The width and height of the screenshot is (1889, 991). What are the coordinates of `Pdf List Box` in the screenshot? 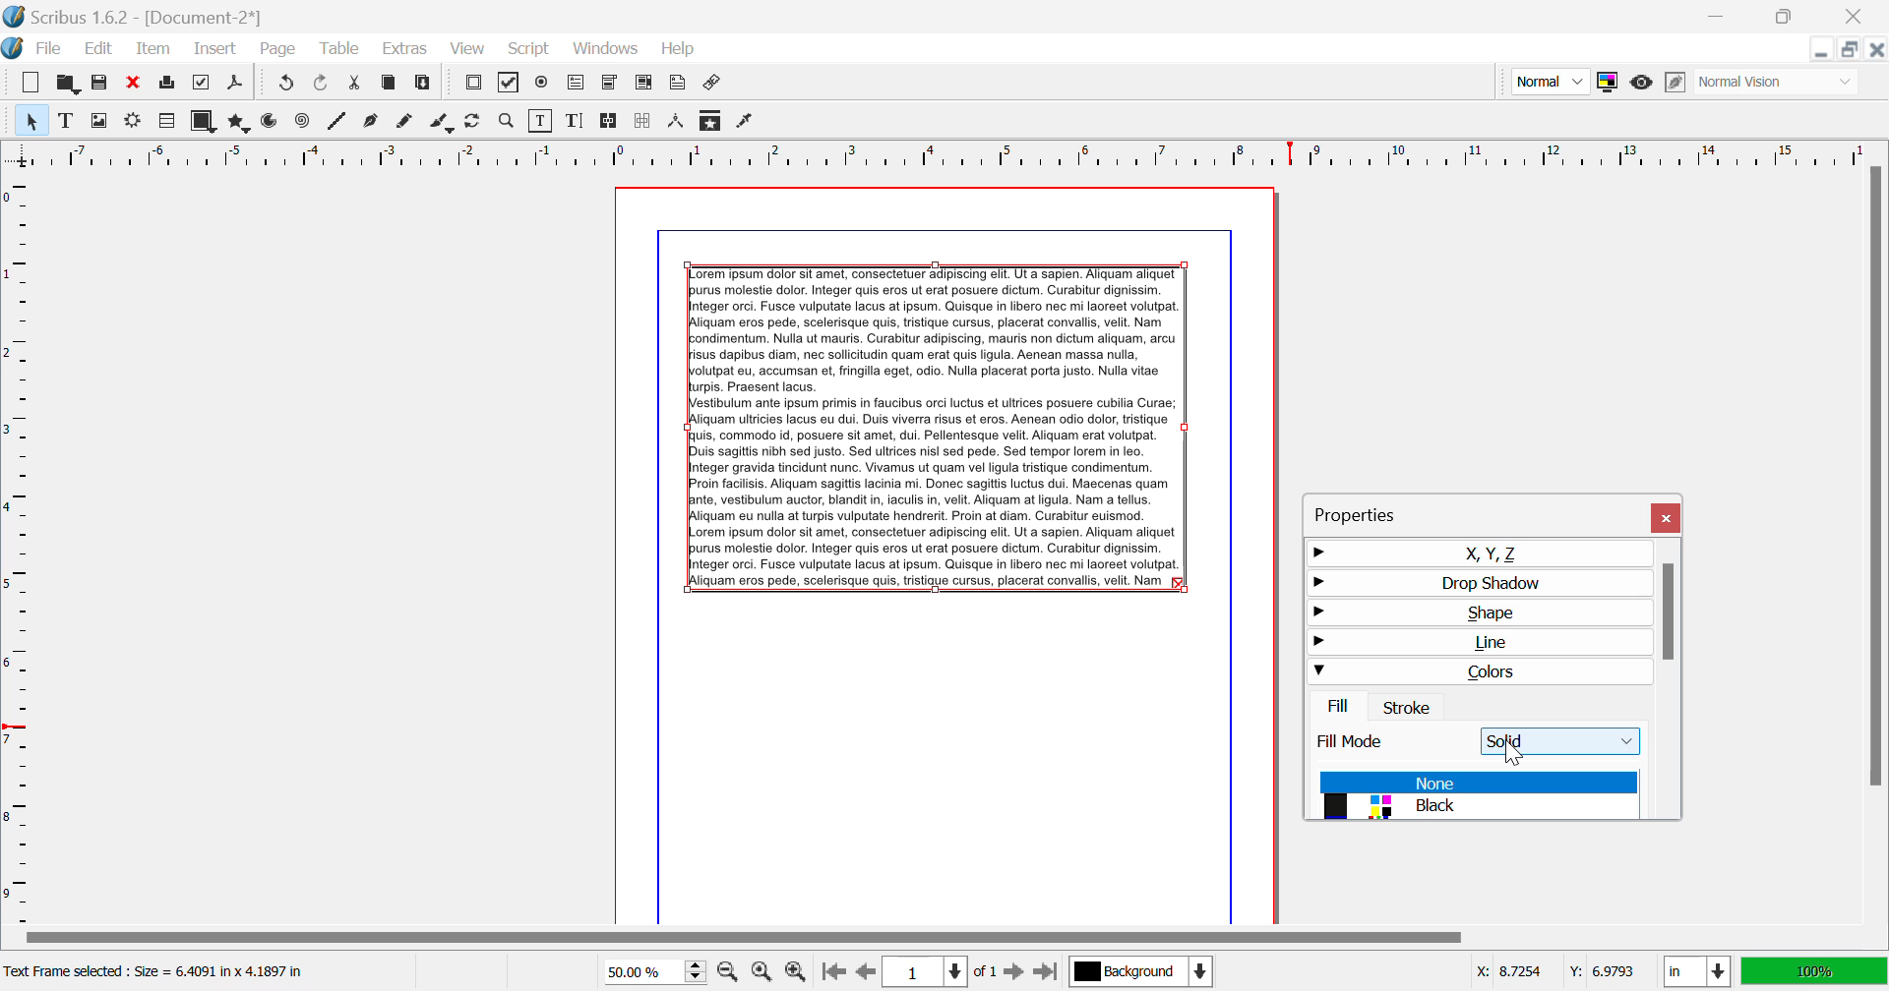 It's located at (643, 85).